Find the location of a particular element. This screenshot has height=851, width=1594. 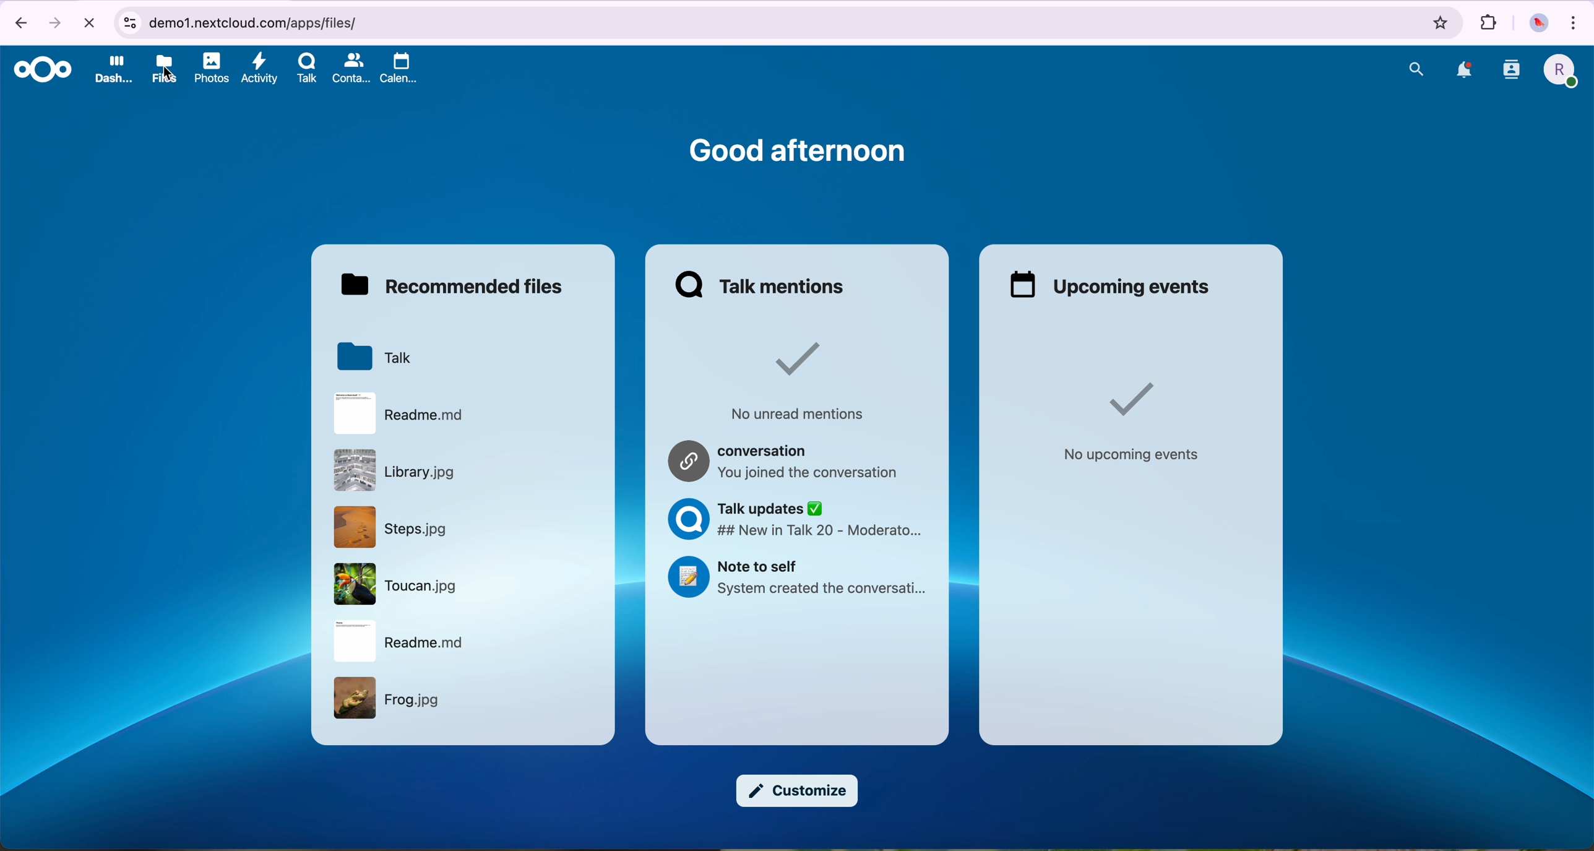

recommended files is located at coordinates (458, 287).